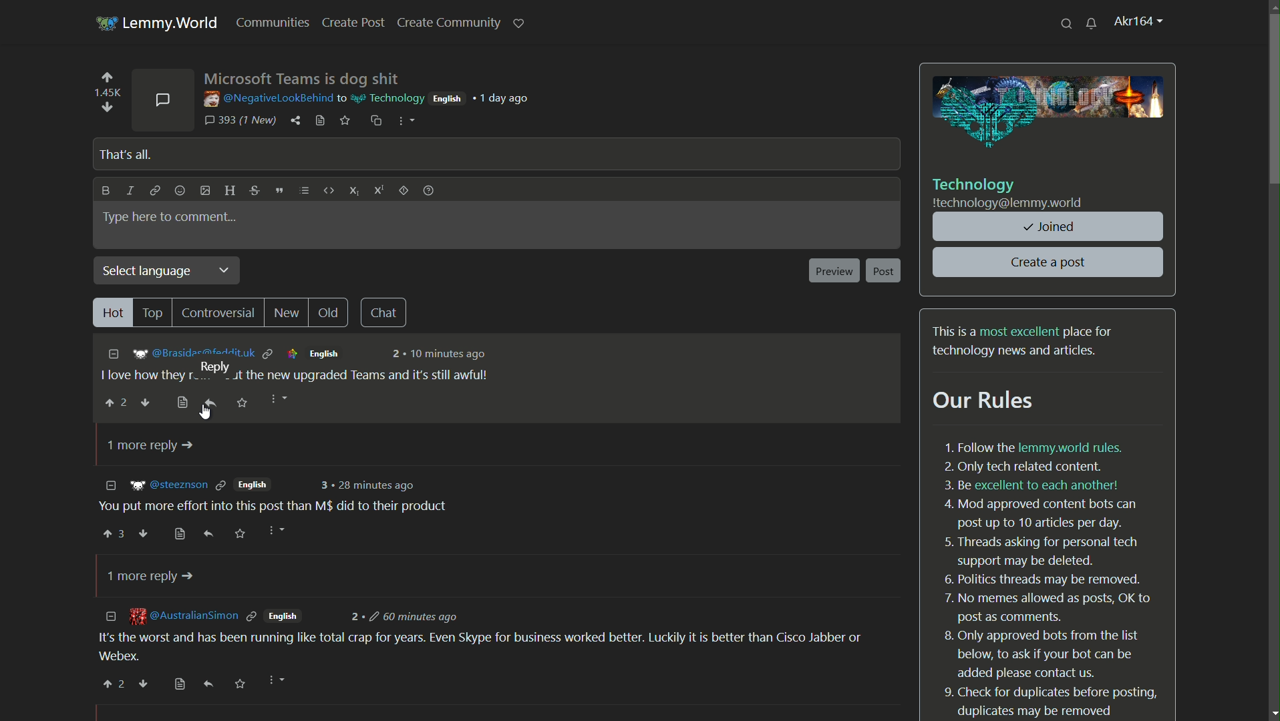 The width and height of the screenshot is (1280, 721). Describe the element at coordinates (446, 98) in the screenshot. I see `english` at that location.